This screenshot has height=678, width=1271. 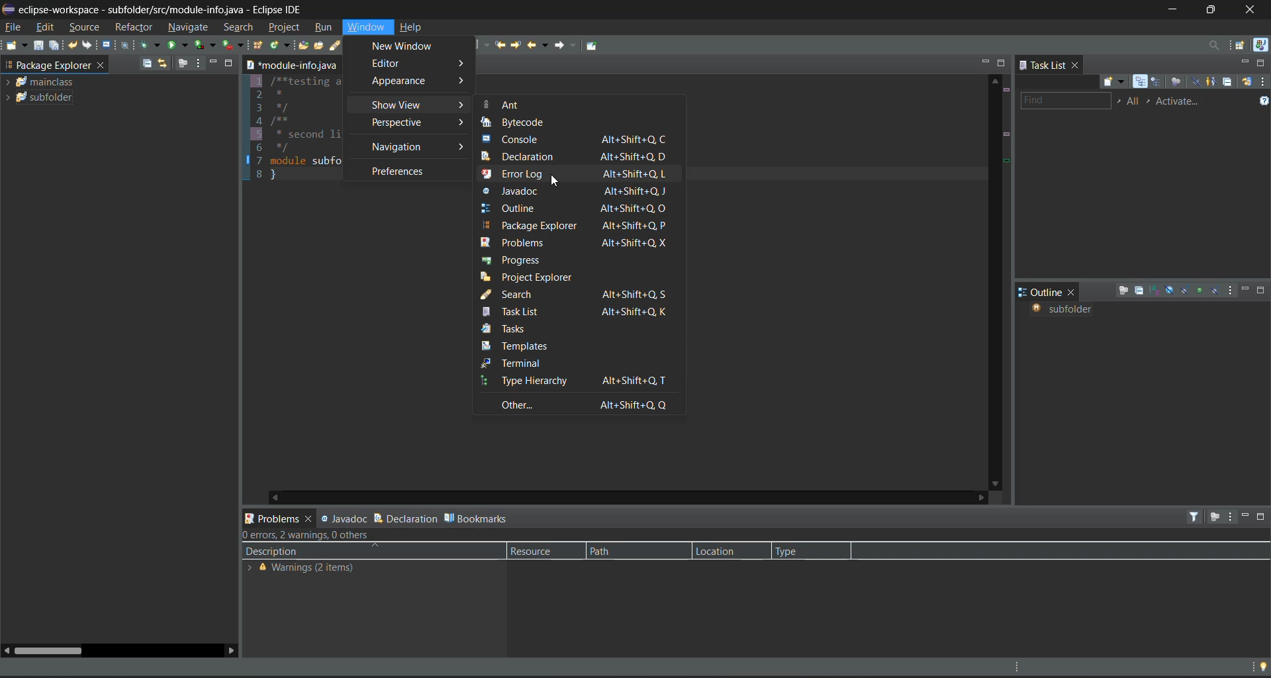 I want to click on source, so click(x=86, y=28).